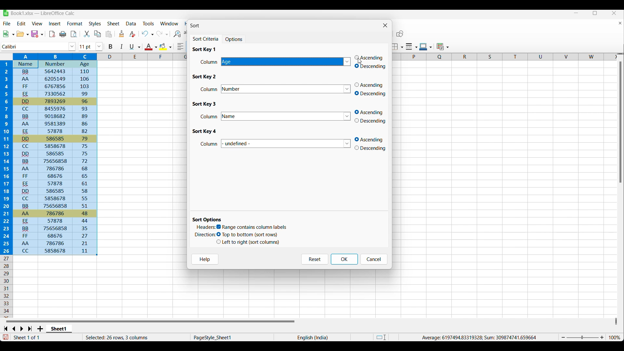  I want to click on ascending, so click(371, 139).